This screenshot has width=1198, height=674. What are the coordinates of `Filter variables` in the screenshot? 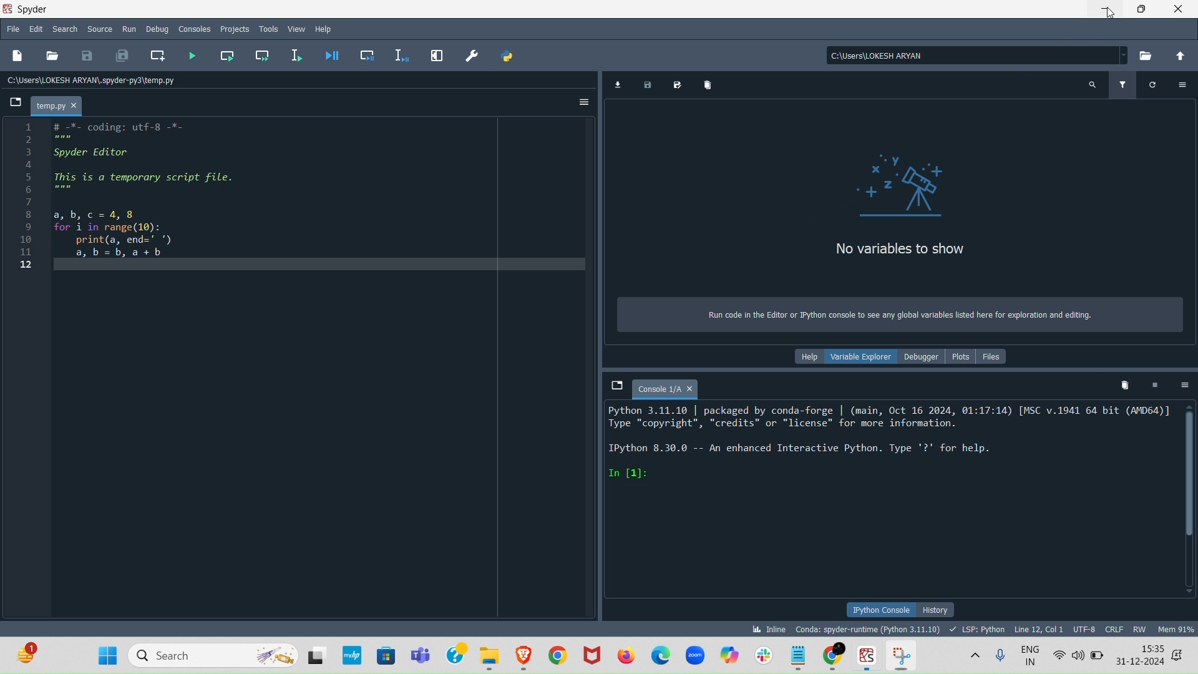 It's located at (1123, 82).